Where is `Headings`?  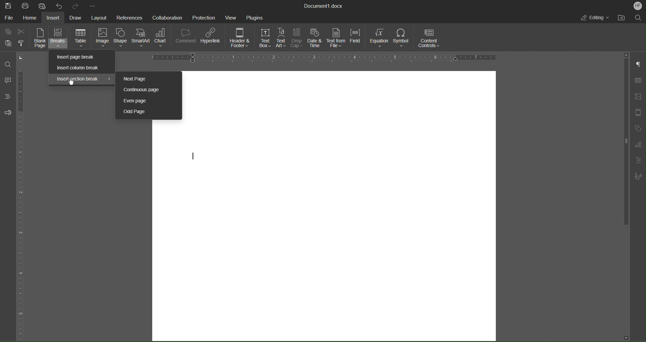
Headings is located at coordinates (6, 97).